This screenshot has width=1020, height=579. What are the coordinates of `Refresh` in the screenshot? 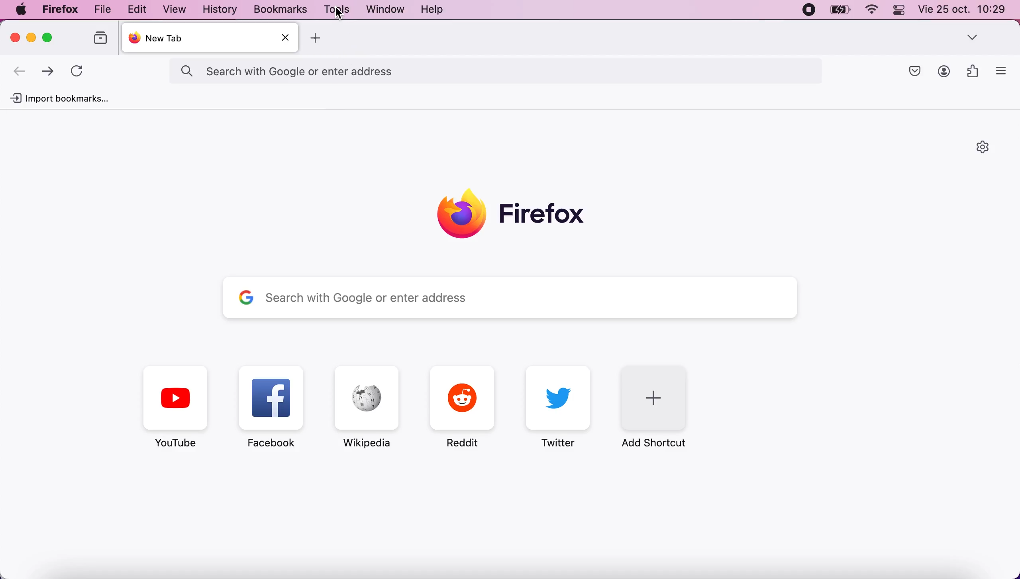 It's located at (76, 72).